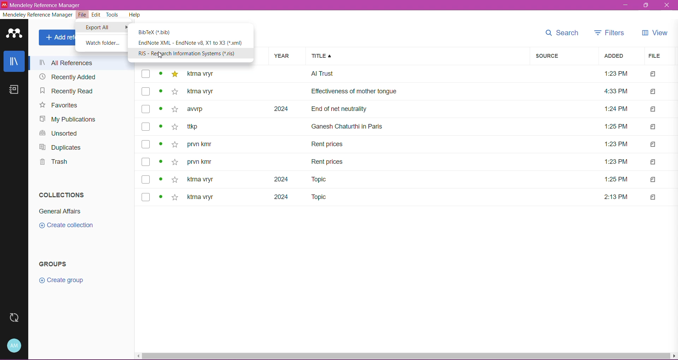 This screenshot has width=678, height=360. What do you see at coordinates (607, 32) in the screenshot?
I see `Filters` at bounding box center [607, 32].